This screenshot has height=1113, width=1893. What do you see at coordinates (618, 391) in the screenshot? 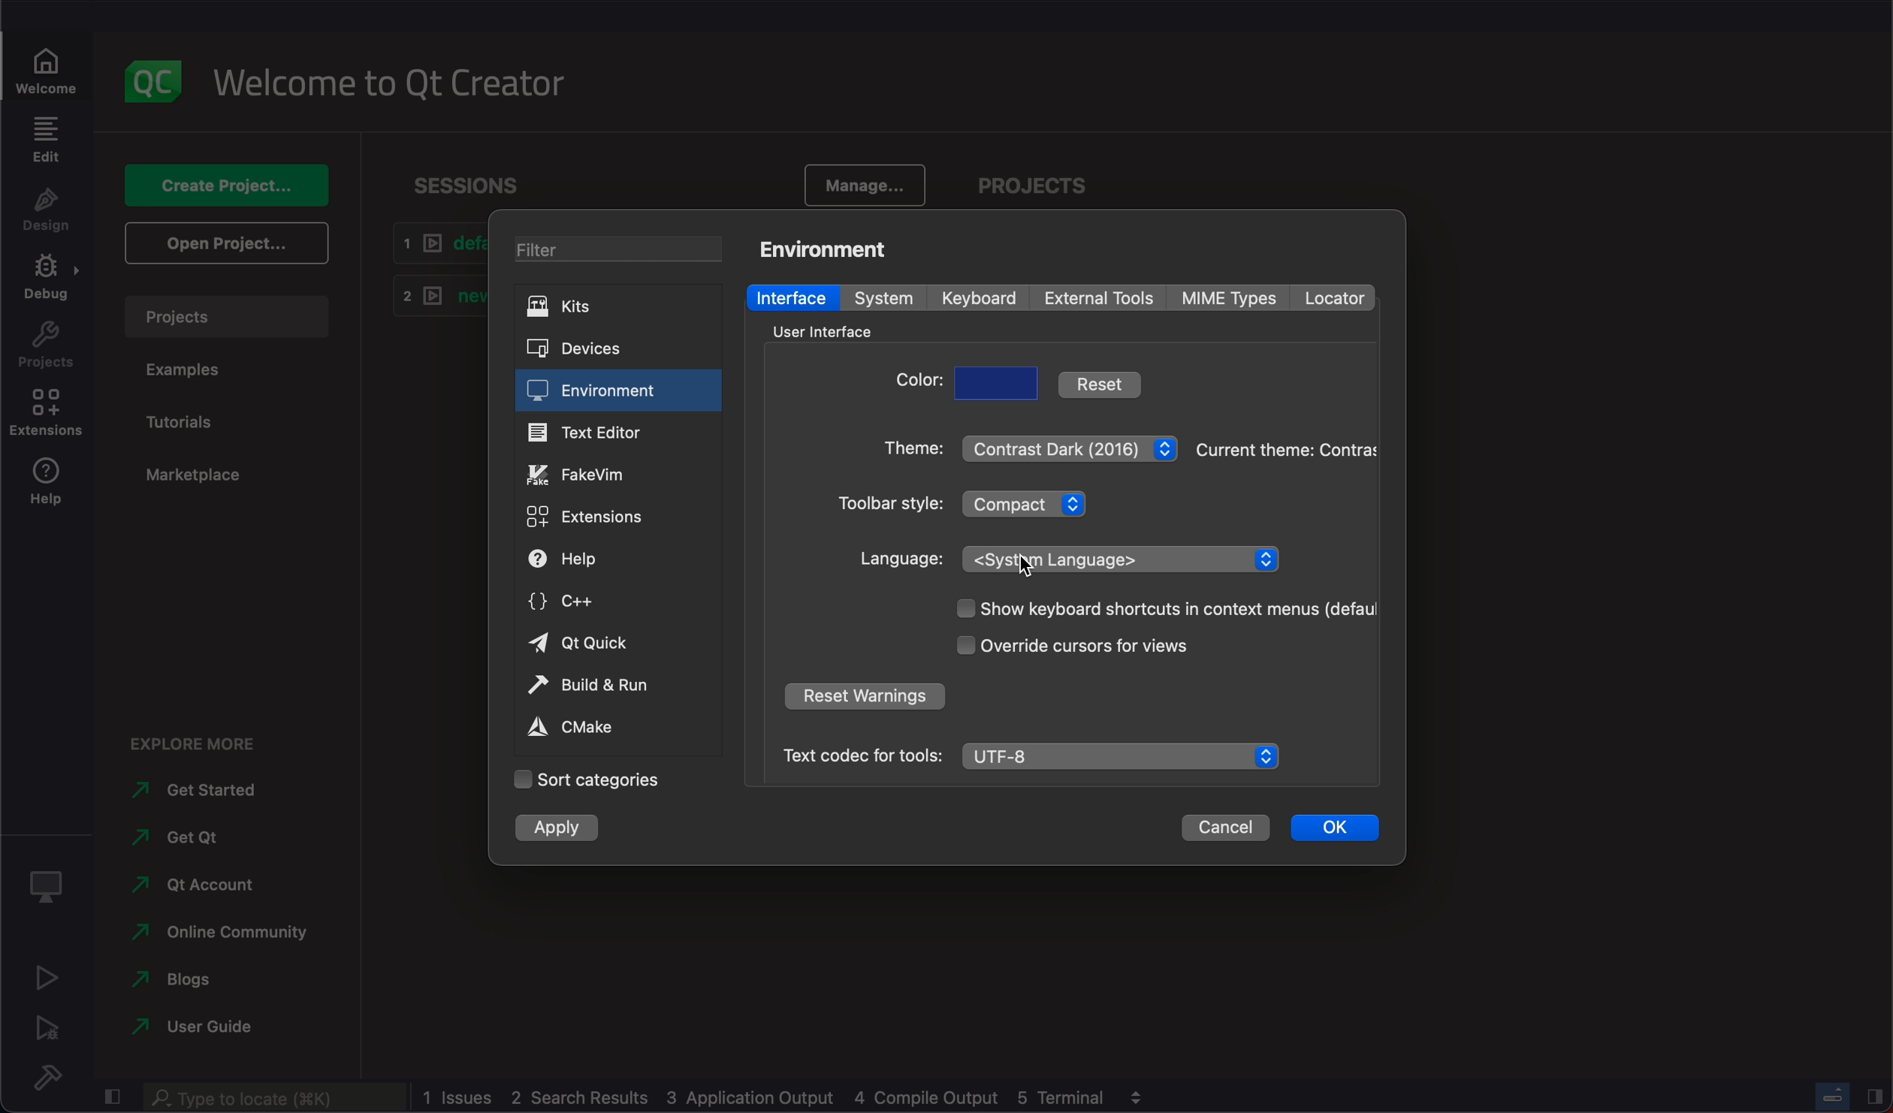
I see `environment` at bounding box center [618, 391].